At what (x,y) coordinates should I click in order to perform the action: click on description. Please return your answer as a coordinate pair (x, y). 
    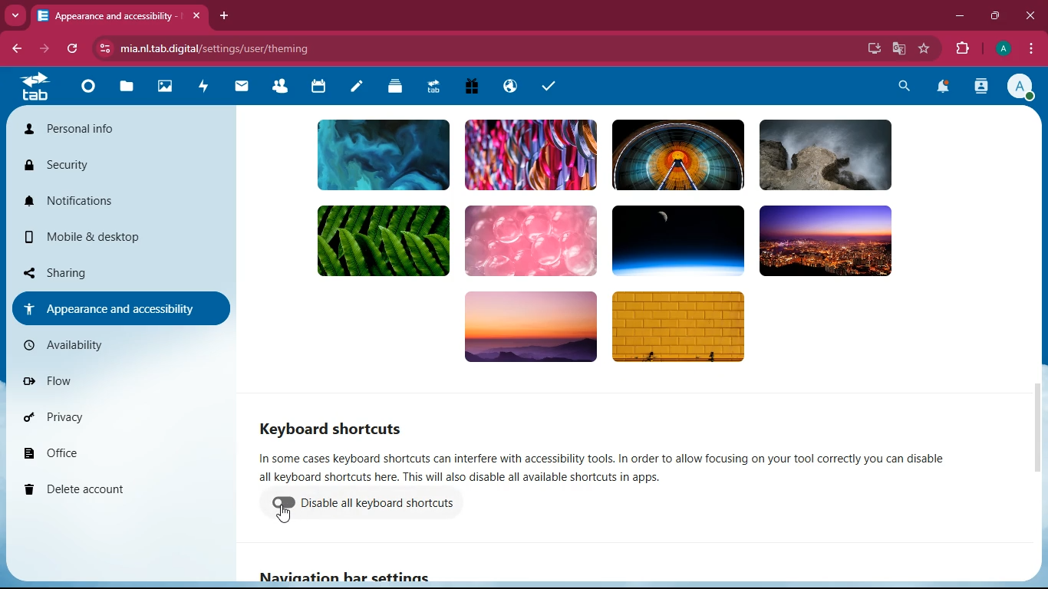
    Looking at the image, I should click on (621, 467).